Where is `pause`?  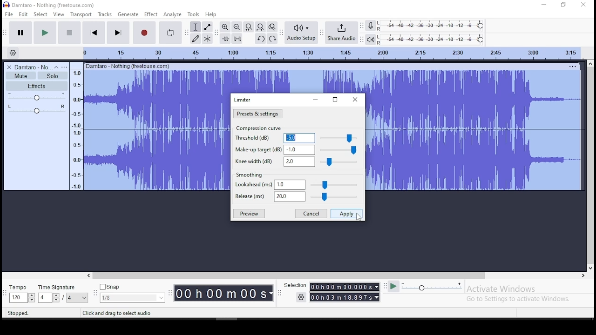 pause is located at coordinates (20, 32).